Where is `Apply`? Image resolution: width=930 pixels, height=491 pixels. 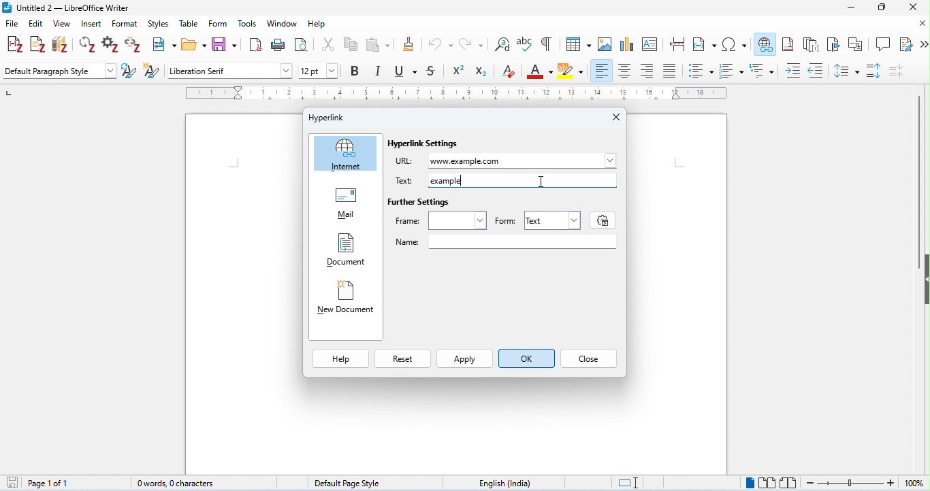 Apply is located at coordinates (467, 358).